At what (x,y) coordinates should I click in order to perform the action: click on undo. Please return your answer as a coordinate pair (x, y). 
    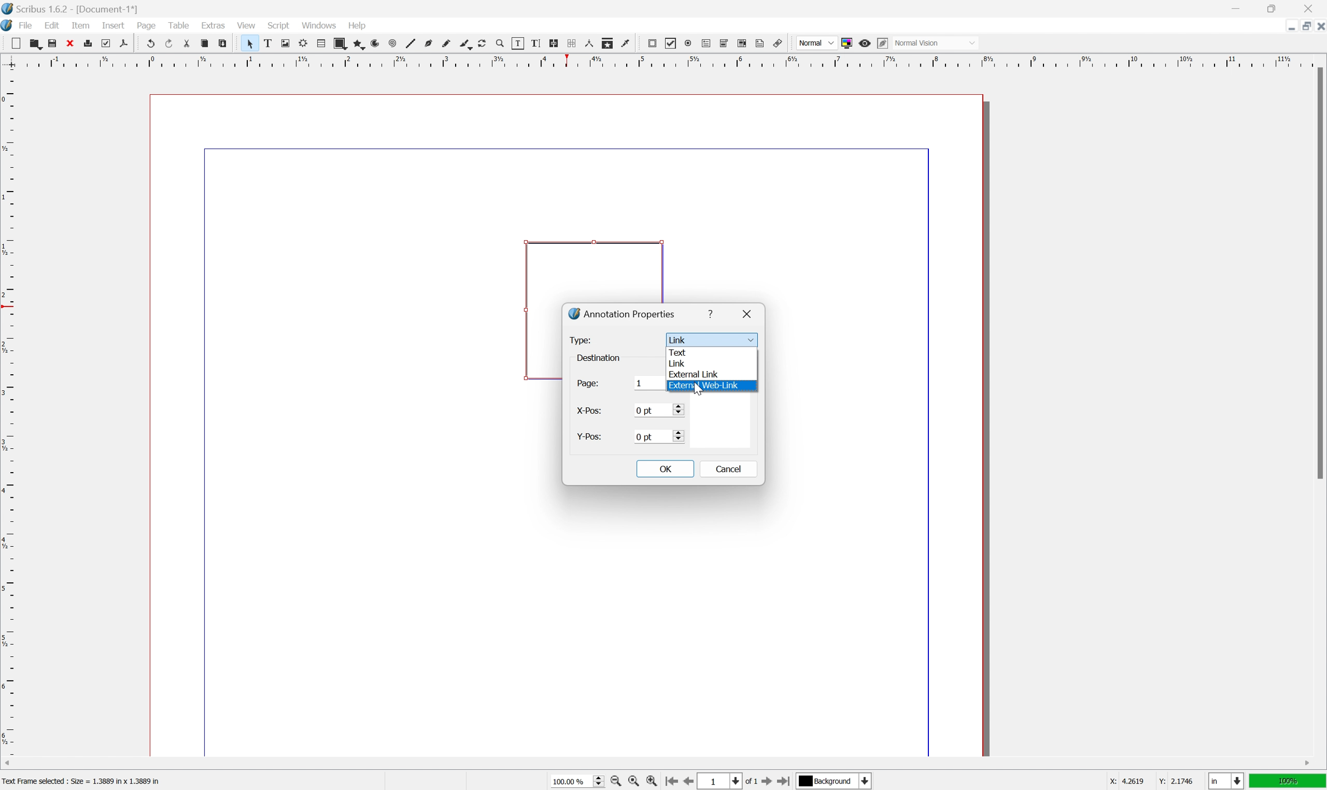
    Looking at the image, I should click on (149, 43).